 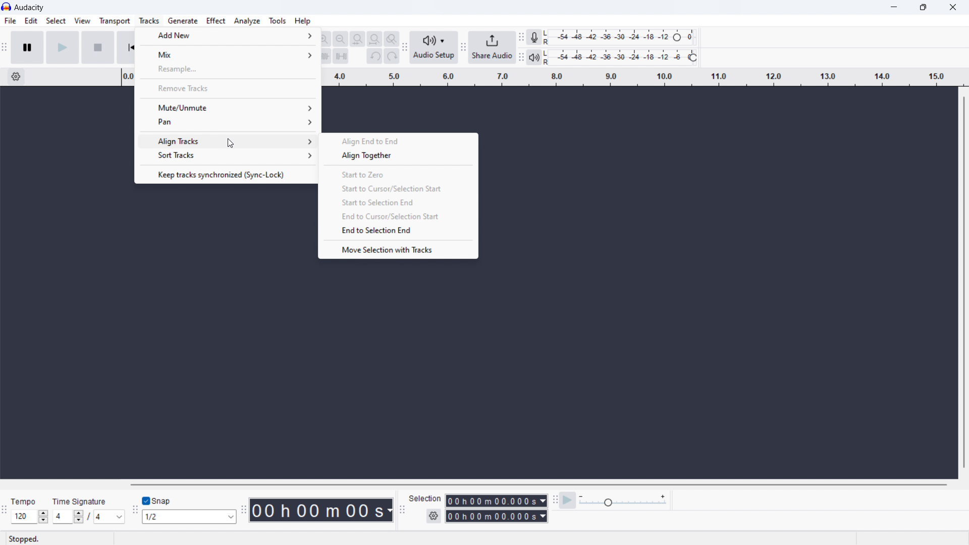 What do you see at coordinates (374, 56) in the screenshot?
I see `undo` at bounding box center [374, 56].